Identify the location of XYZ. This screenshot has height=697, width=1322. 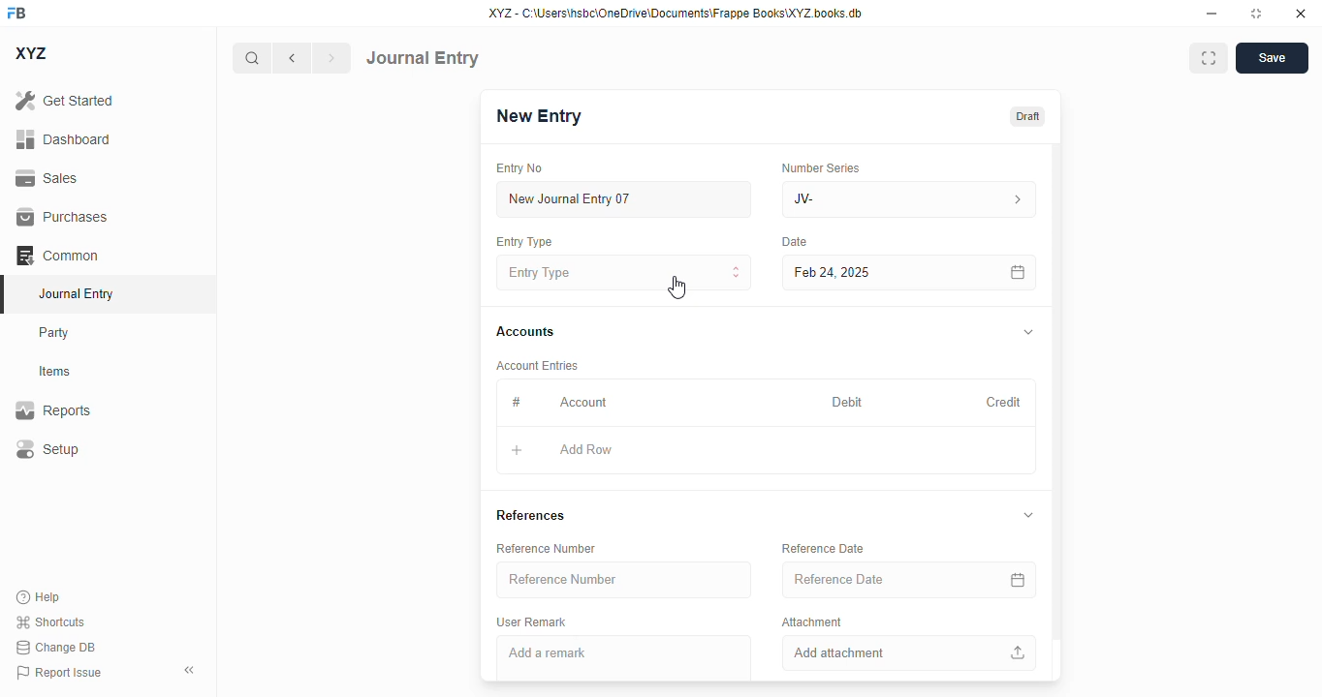
(30, 53).